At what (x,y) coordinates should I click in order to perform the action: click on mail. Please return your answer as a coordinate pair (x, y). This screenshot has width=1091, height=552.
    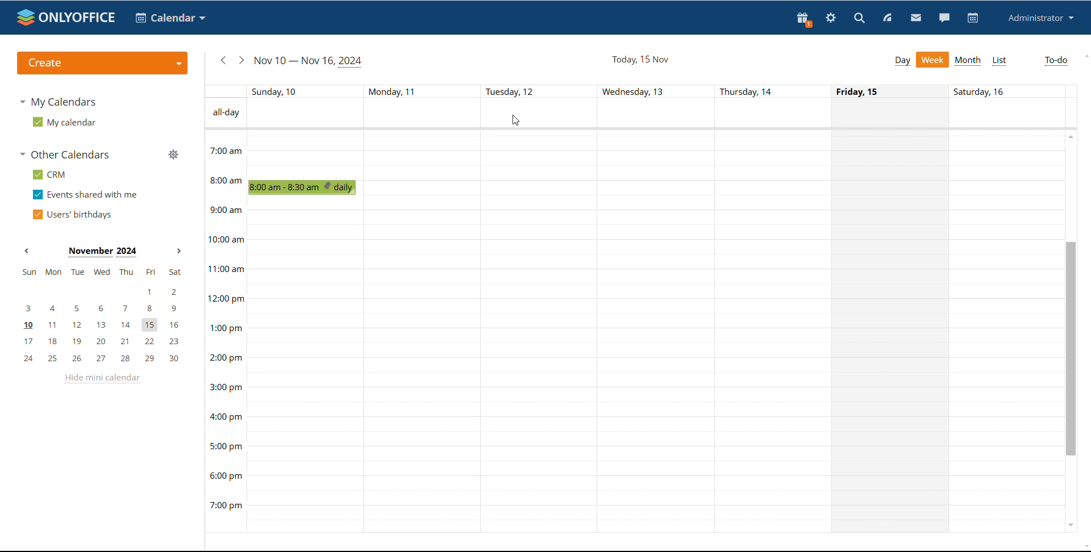
    Looking at the image, I should click on (916, 18).